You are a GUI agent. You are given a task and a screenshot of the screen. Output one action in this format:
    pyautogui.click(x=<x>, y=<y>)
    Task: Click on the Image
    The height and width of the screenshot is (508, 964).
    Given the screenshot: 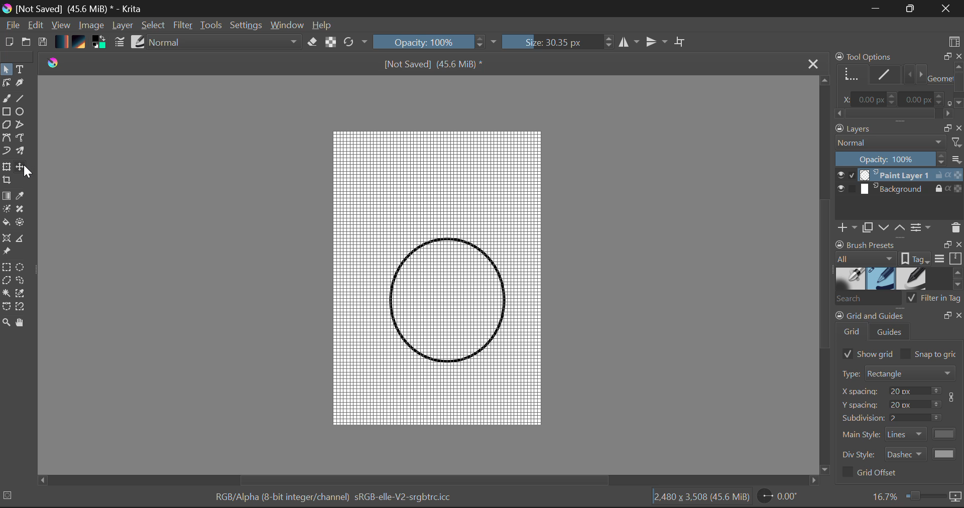 What is the action you would take?
    pyautogui.click(x=91, y=26)
    